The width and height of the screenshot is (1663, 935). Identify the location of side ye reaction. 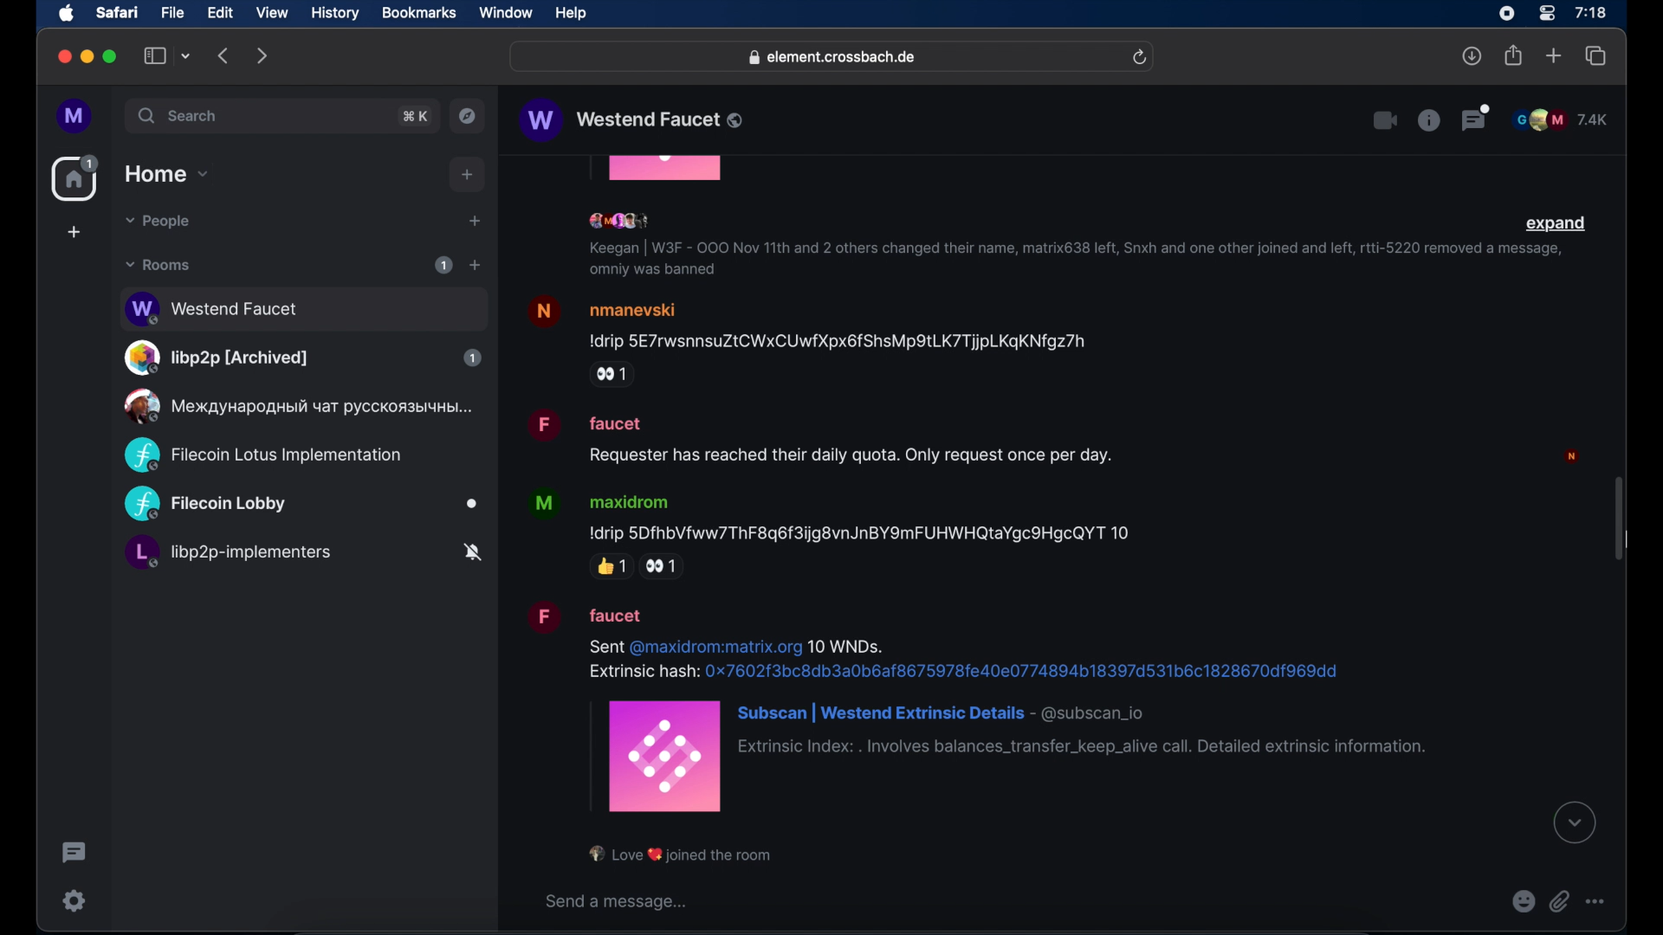
(666, 567).